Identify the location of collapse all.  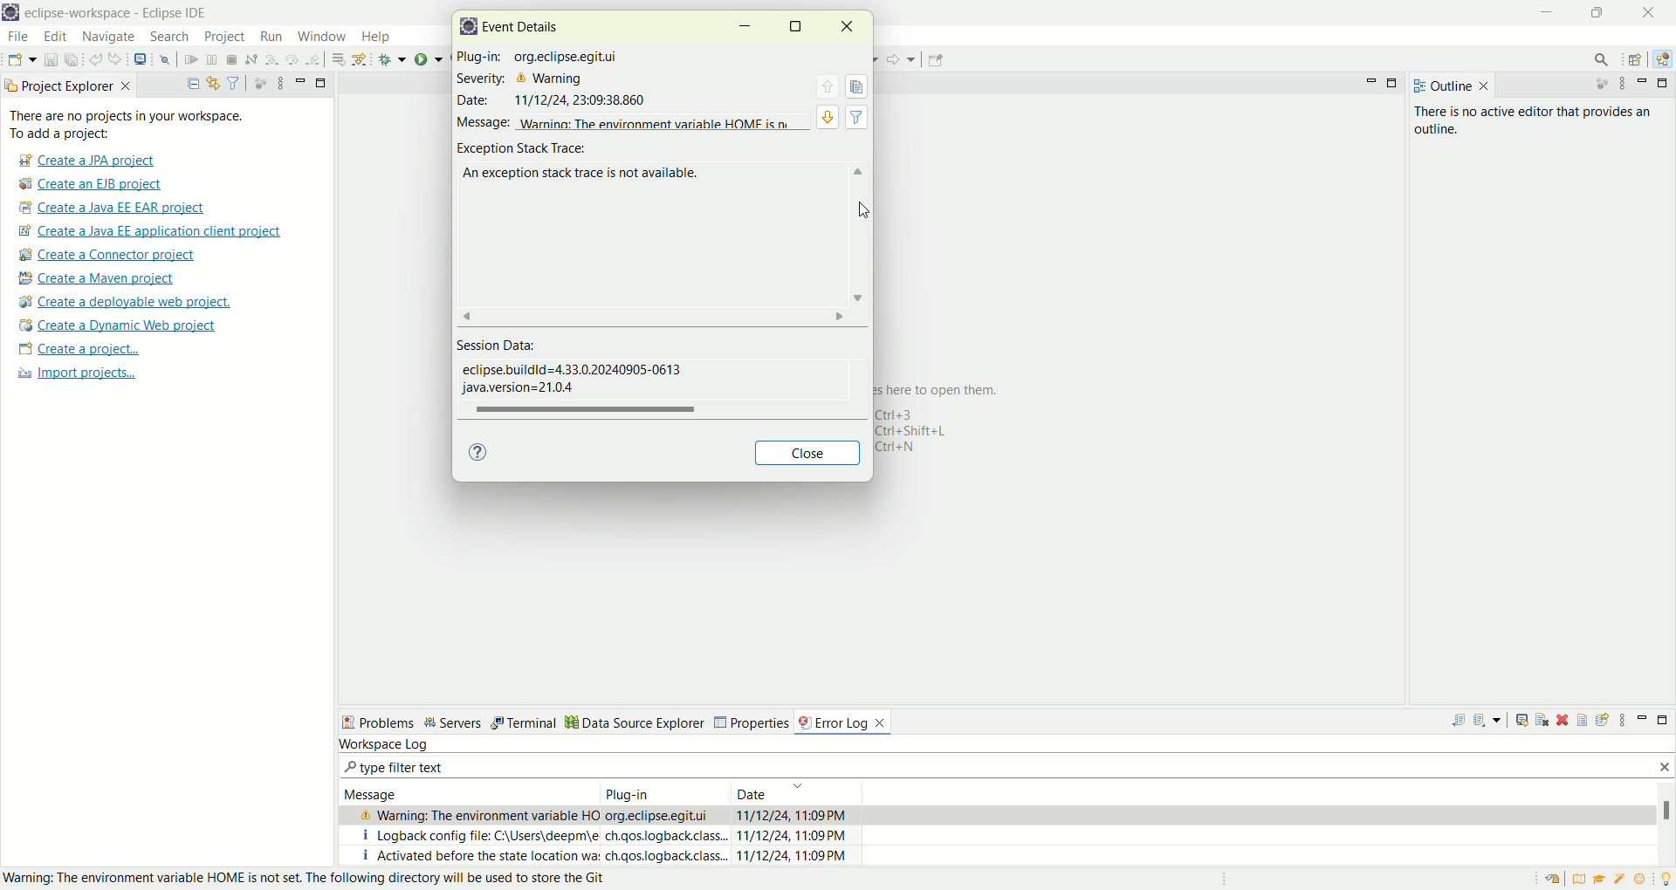
(190, 81).